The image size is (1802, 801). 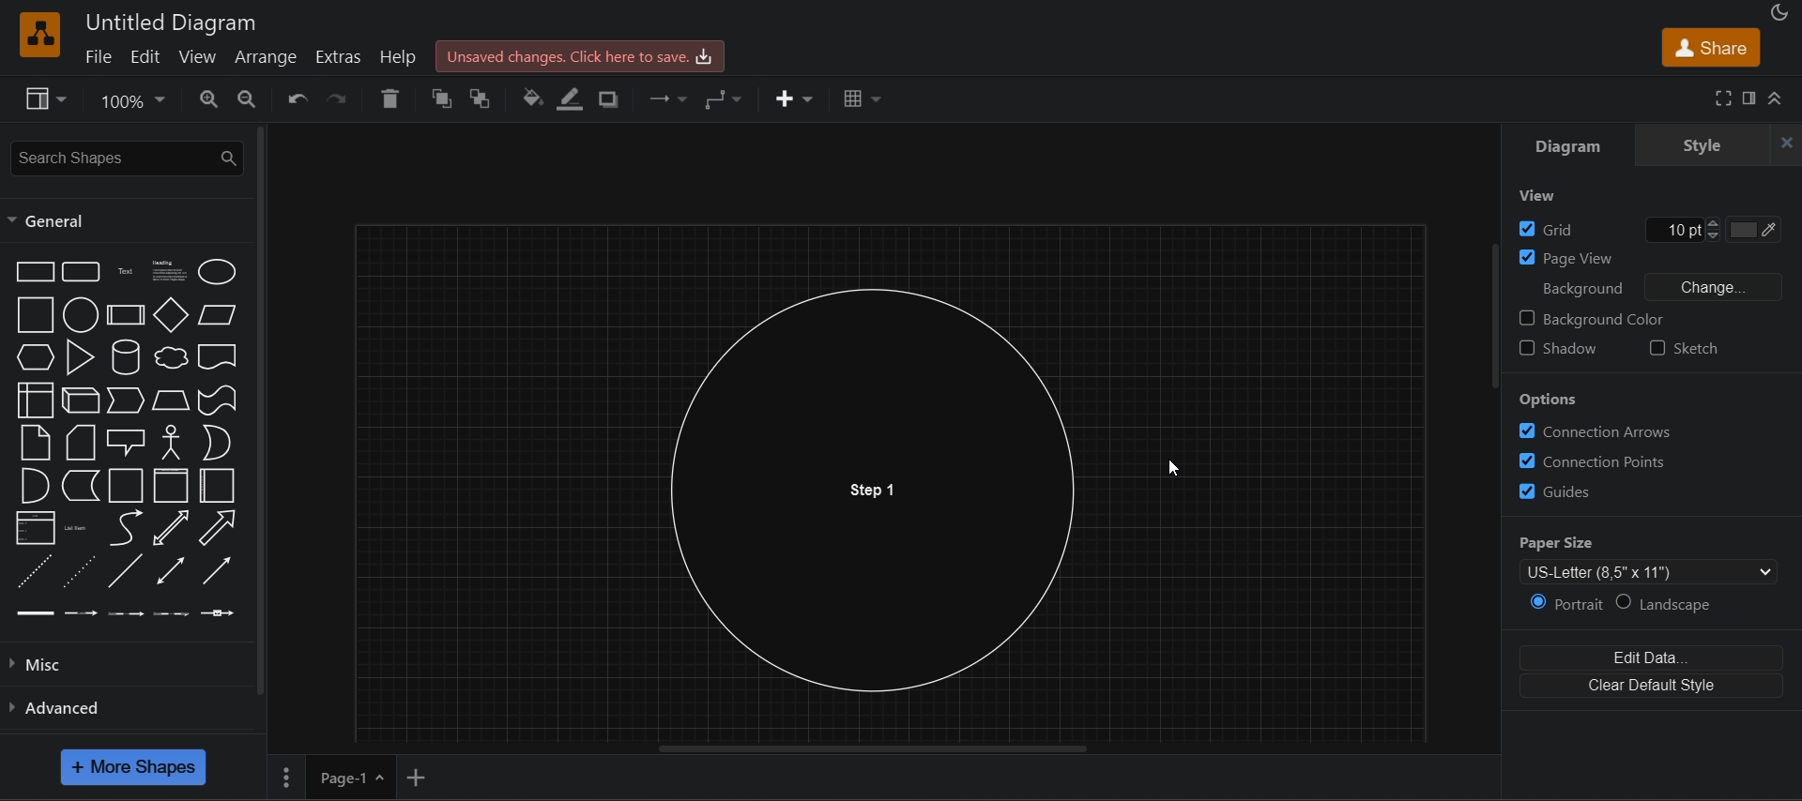 I want to click on card, so click(x=80, y=444).